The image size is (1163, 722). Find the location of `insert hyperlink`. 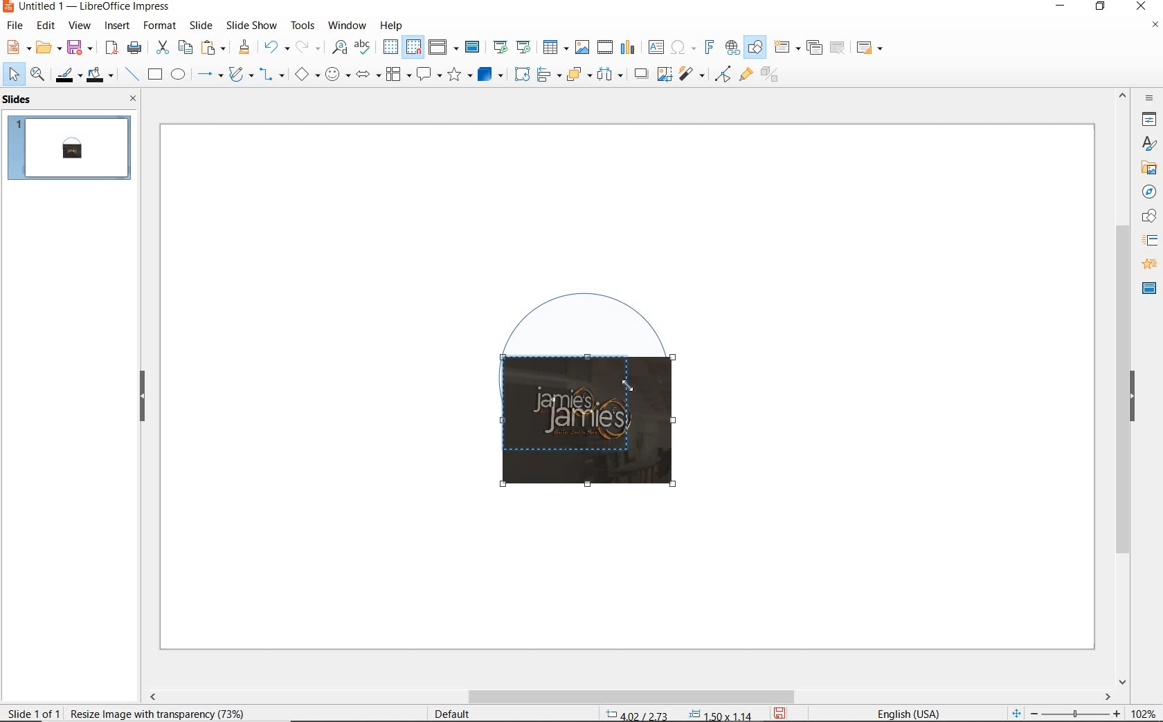

insert hyperlink is located at coordinates (732, 48).